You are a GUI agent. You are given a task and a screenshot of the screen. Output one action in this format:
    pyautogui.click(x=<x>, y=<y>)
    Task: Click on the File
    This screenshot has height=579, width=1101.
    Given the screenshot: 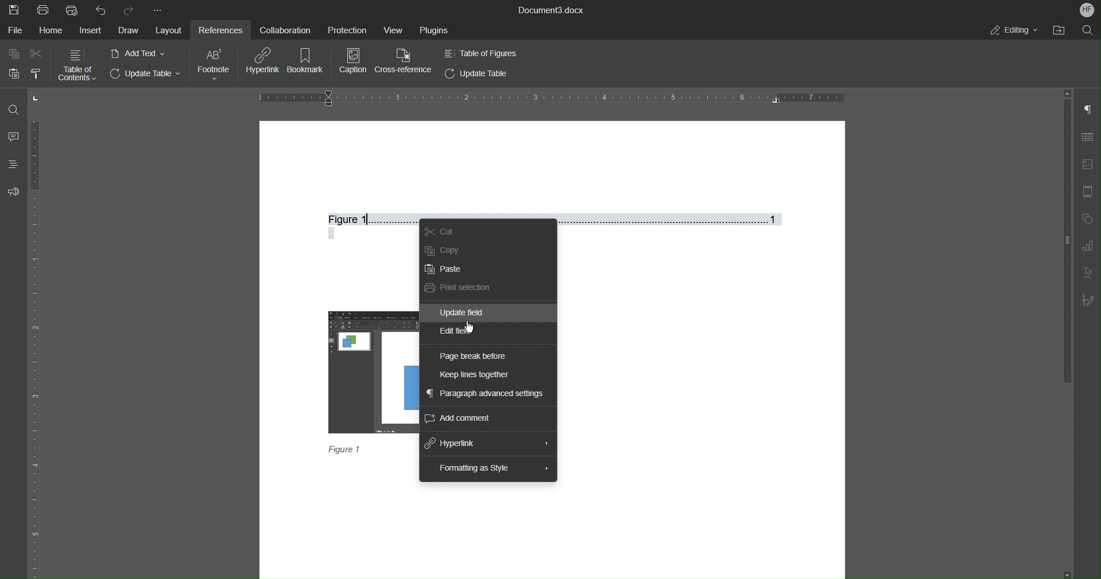 What is the action you would take?
    pyautogui.click(x=17, y=30)
    